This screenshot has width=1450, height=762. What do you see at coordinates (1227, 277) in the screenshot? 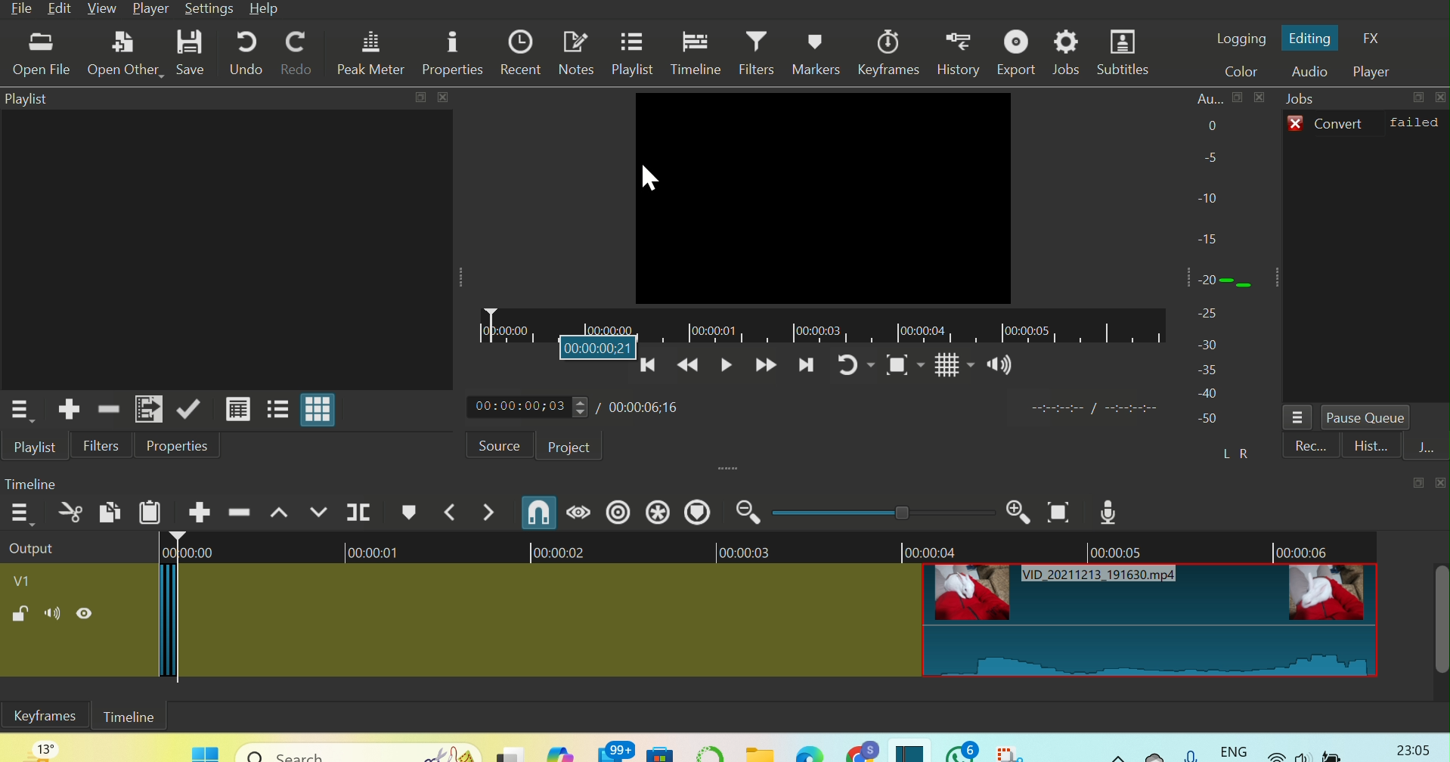
I see `Audio bar` at bounding box center [1227, 277].